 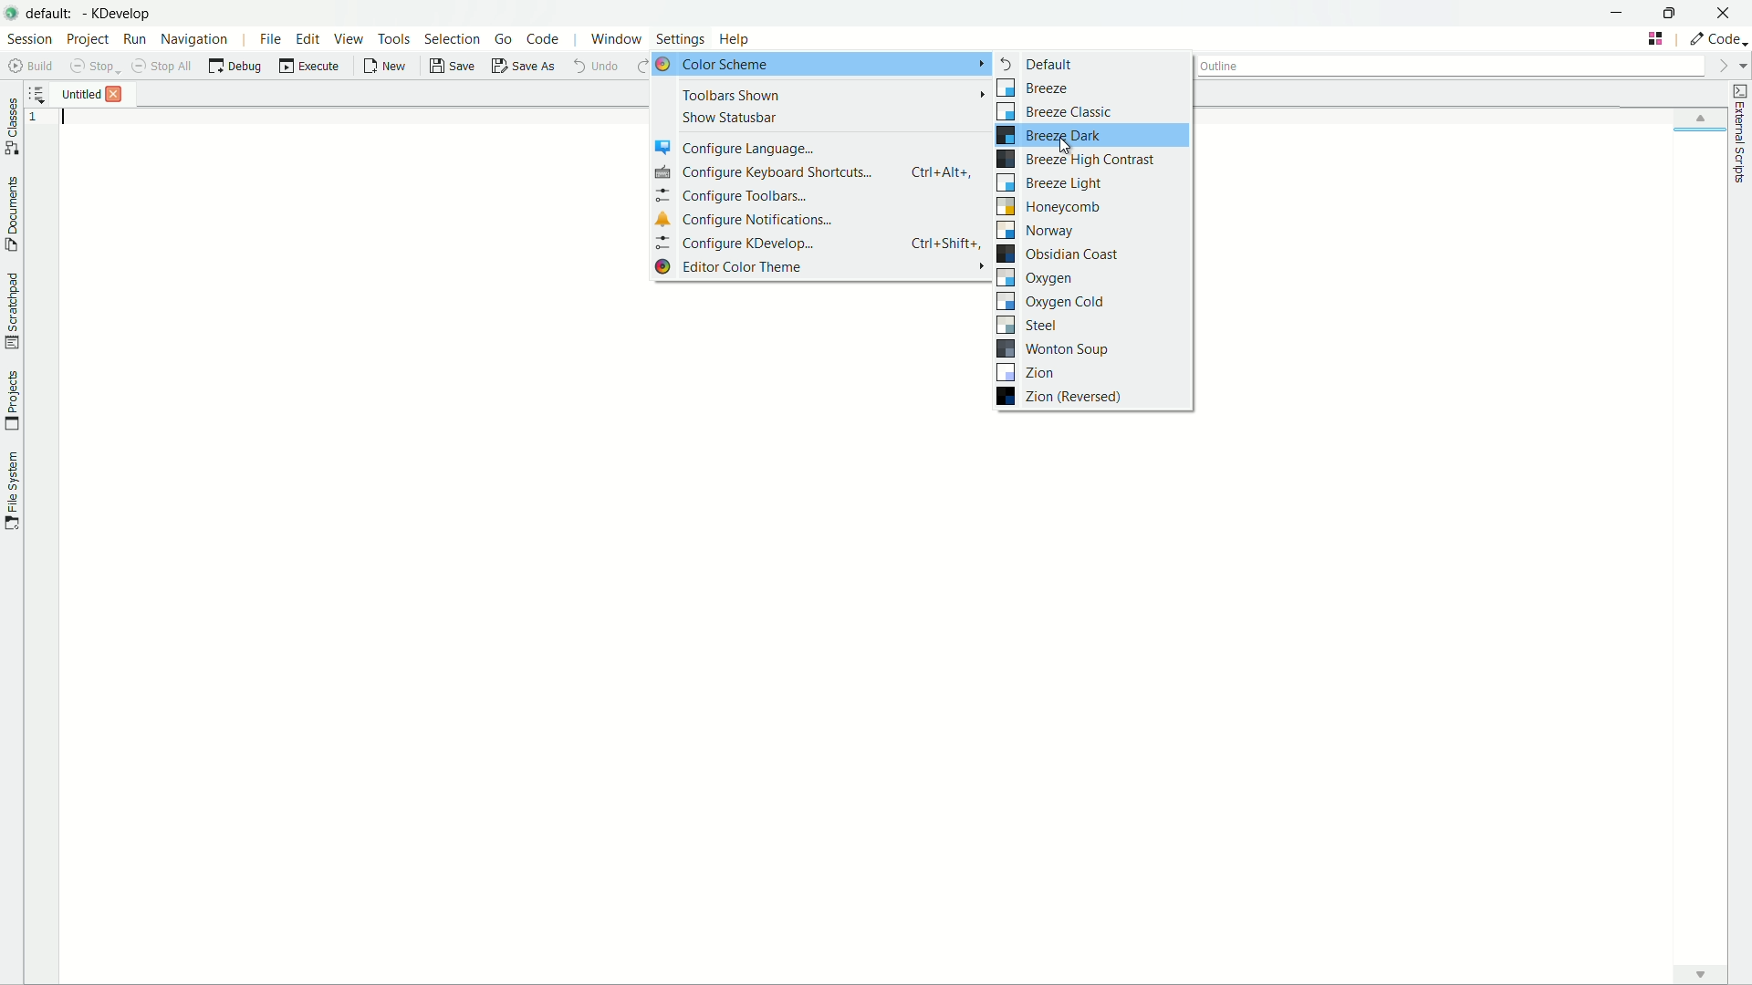 I want to click on toggle classes, so click(x=12, y=128).